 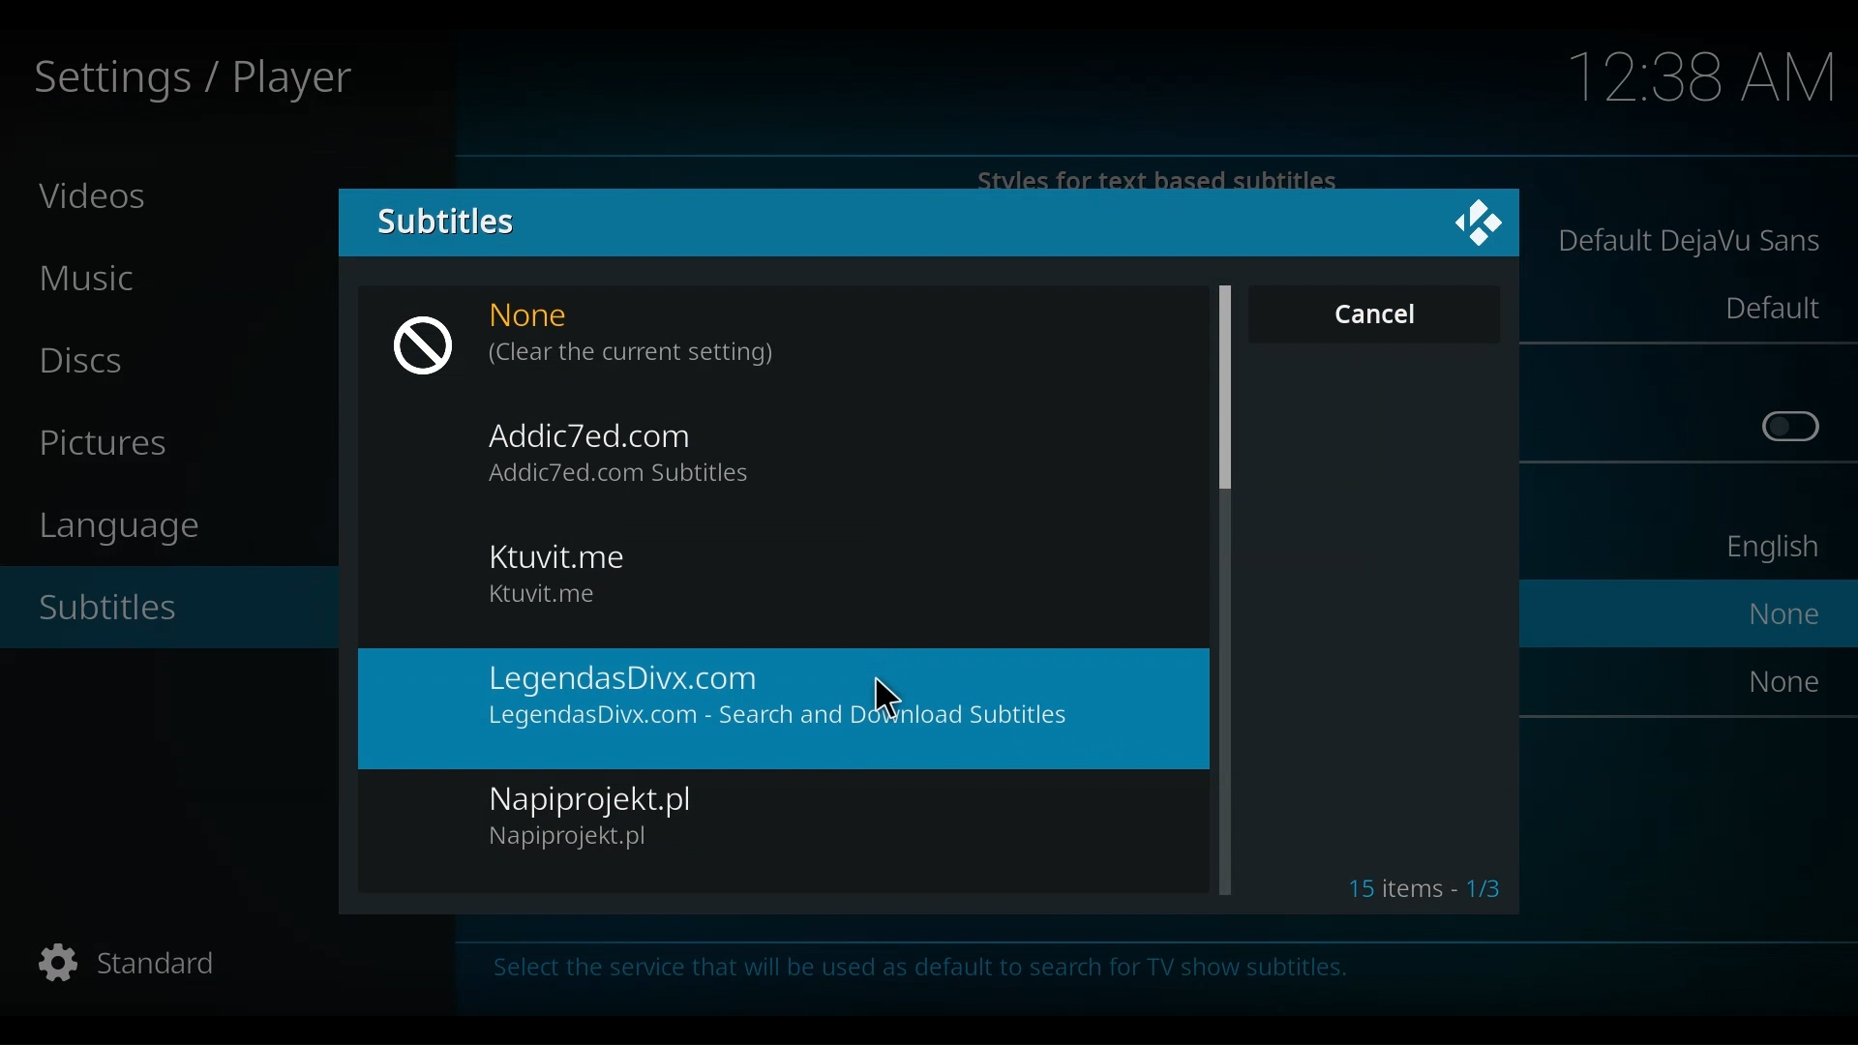 What do you see at coordinates (1224, 386) in the screenshot?
I see `Vertical scroll bar` at bounding box center [1224, 386].